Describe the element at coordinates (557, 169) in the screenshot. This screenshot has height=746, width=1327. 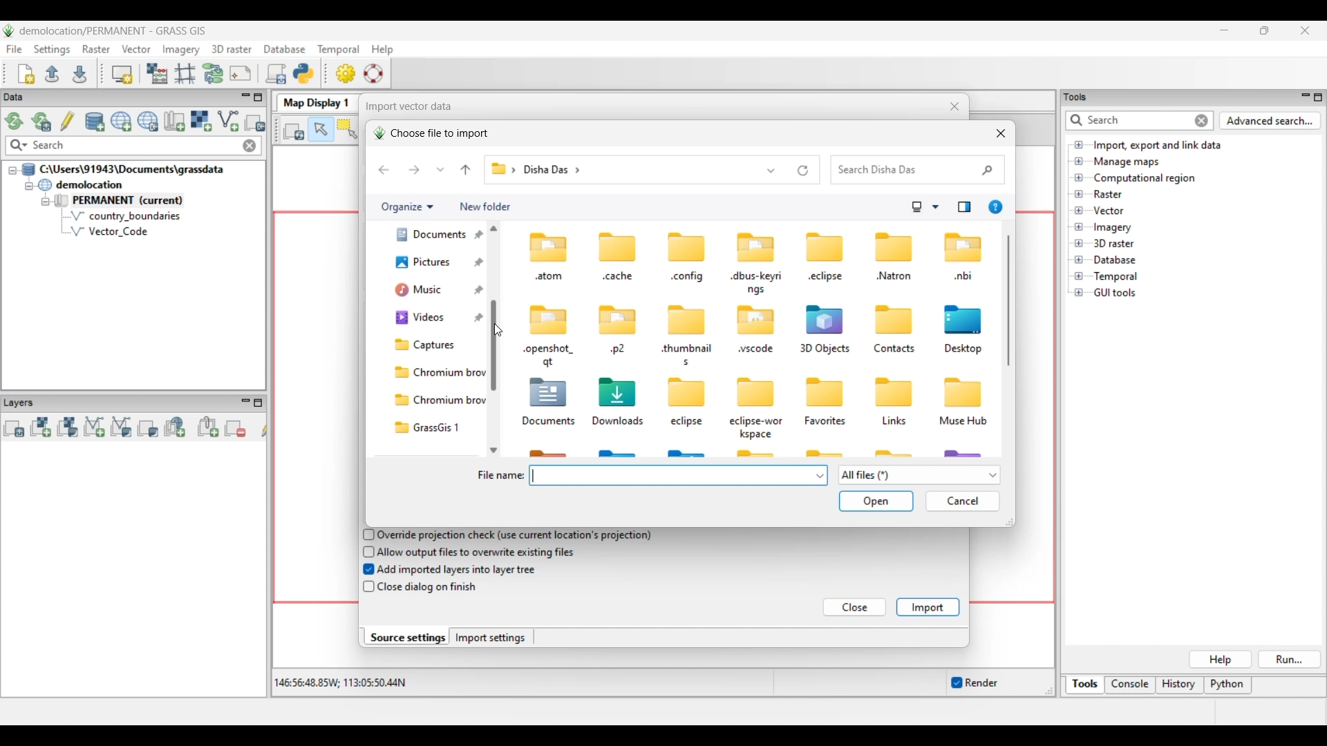
I see `disha das` at that location.